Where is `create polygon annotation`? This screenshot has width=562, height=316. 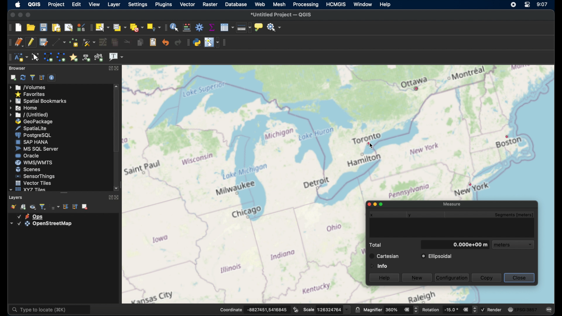 create polygon annotation is located at coordinates (48, 57).